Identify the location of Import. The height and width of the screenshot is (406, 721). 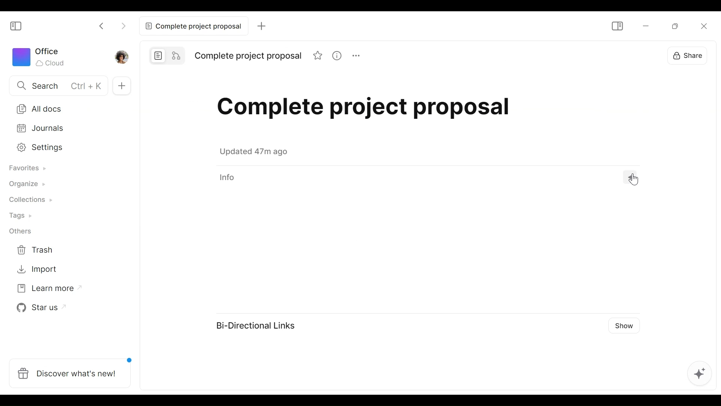
(39, 270).